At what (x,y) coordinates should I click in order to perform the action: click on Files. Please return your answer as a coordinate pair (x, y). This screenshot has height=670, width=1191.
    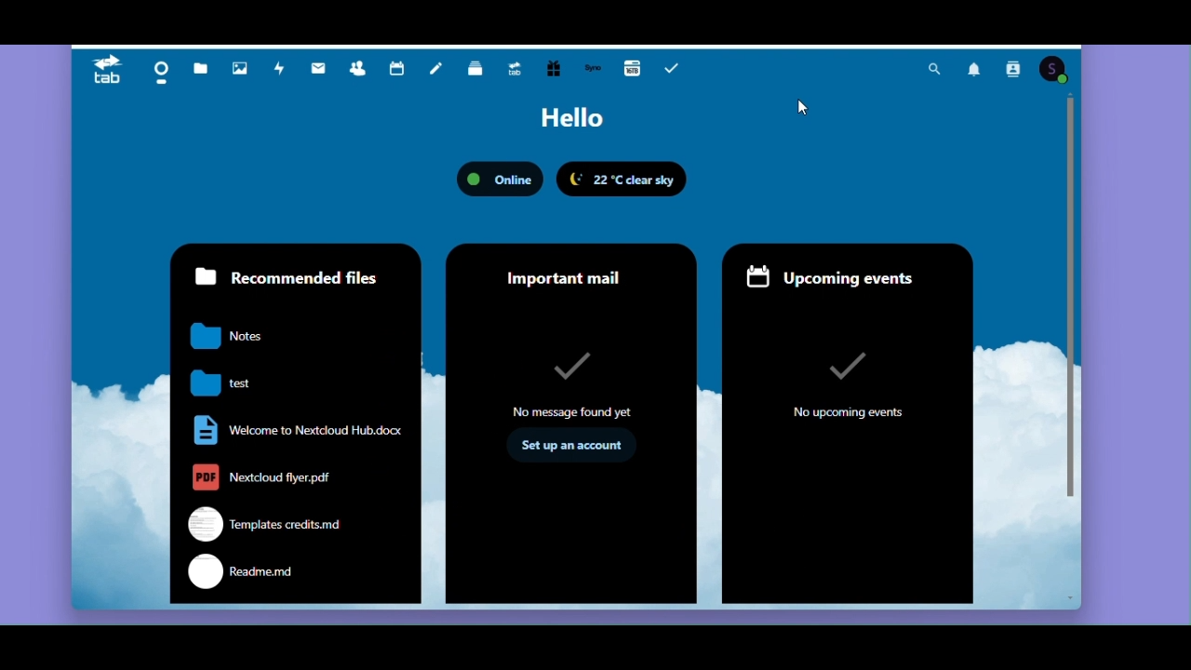
    Looking at the image, I should click on (200, 63).